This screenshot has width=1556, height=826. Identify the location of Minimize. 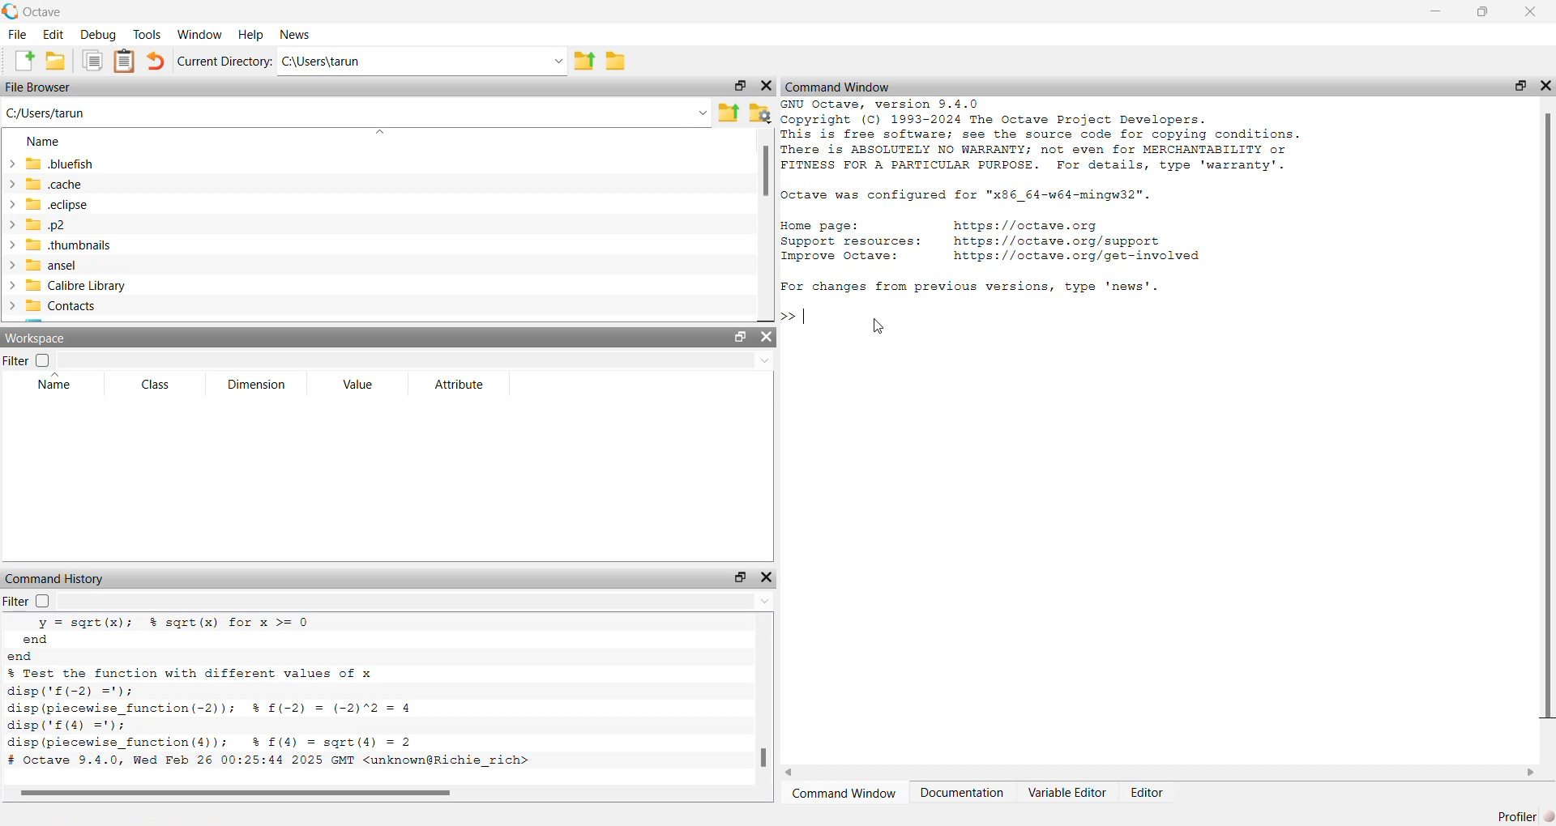
(1431, 11).